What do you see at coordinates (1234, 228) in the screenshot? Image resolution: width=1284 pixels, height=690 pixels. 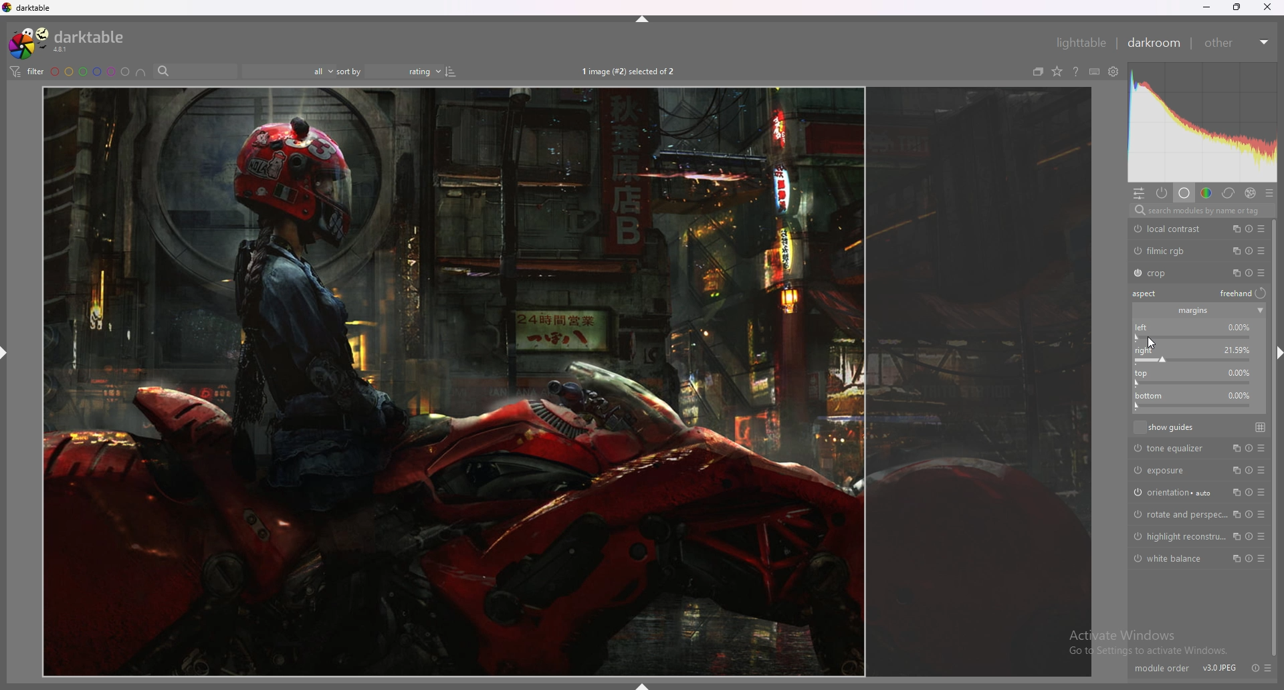 I see `multiple instances action` at bounding box center [1234, 228].